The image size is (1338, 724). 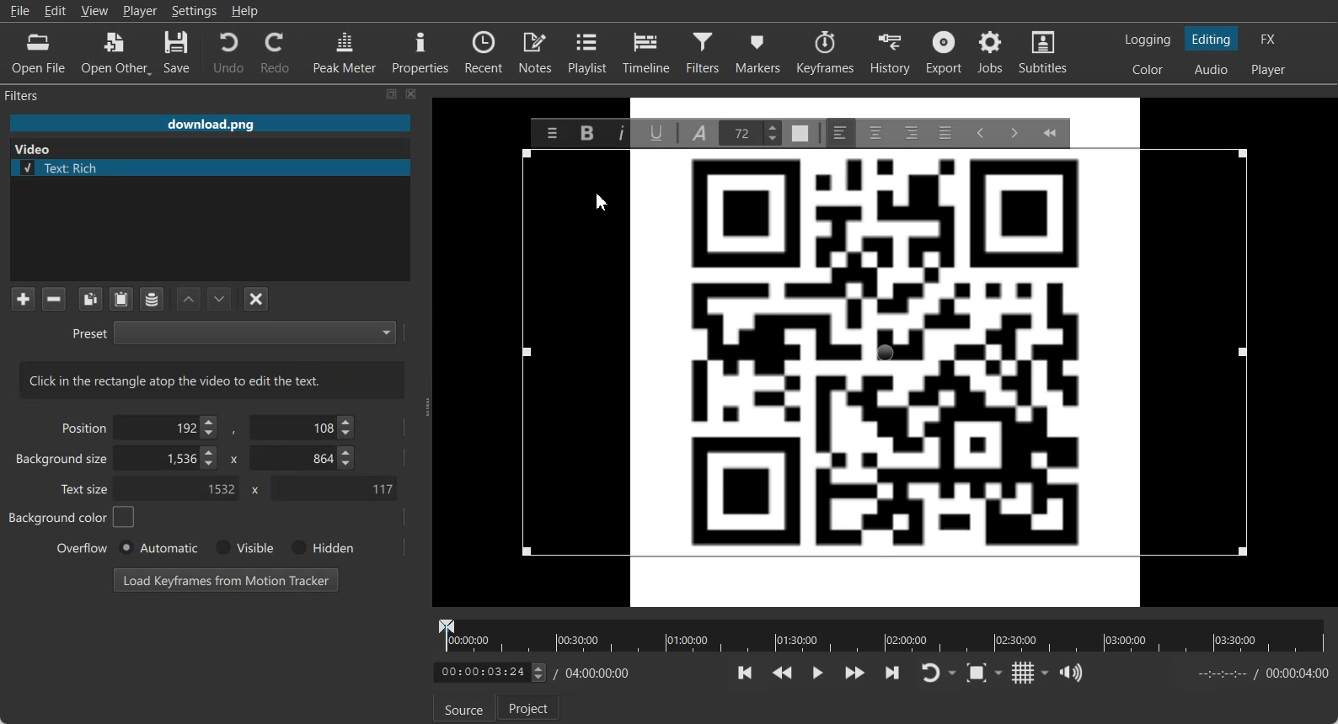 What do you see at coordinates (818, 673) in the screenshot?
I see `Toggle play` at bounding box center [818, 673].